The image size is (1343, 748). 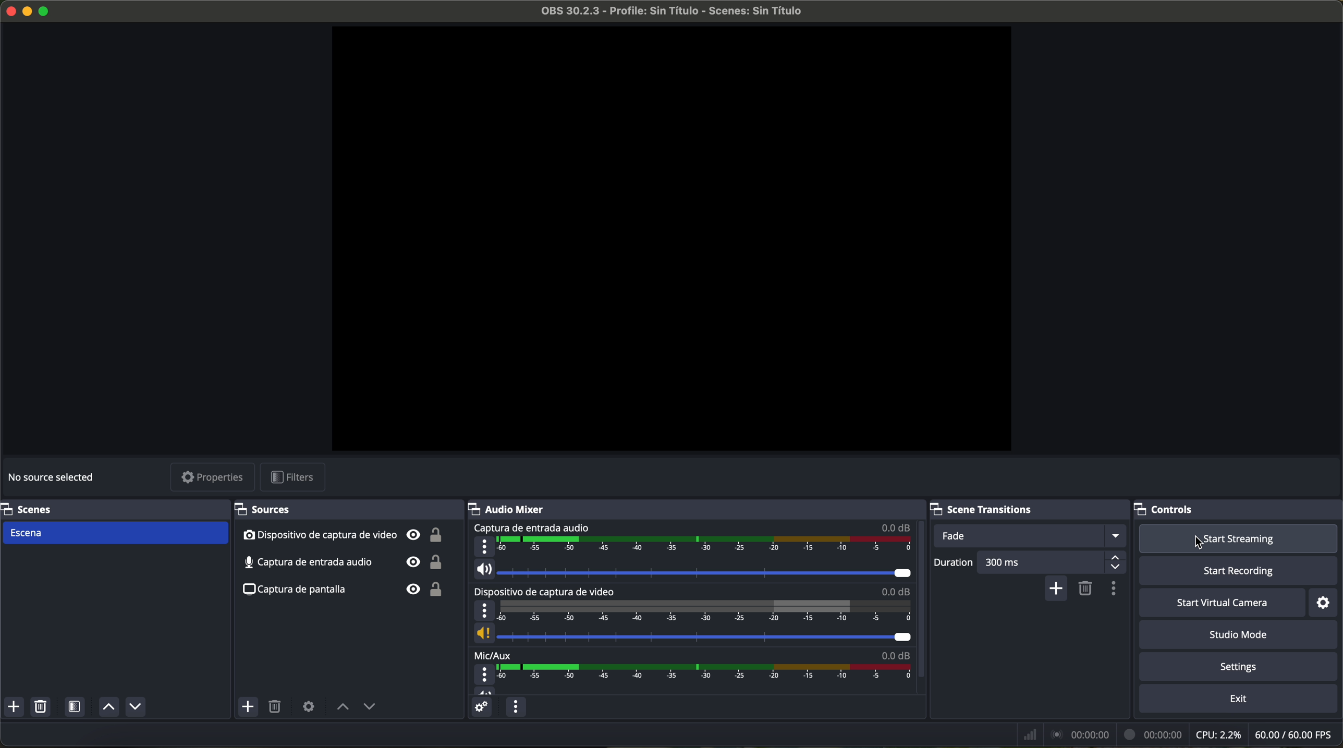 What do you see at coordinates (369, 708) in the screenshot?
I see `move source down` at bounding box center [369, 708].